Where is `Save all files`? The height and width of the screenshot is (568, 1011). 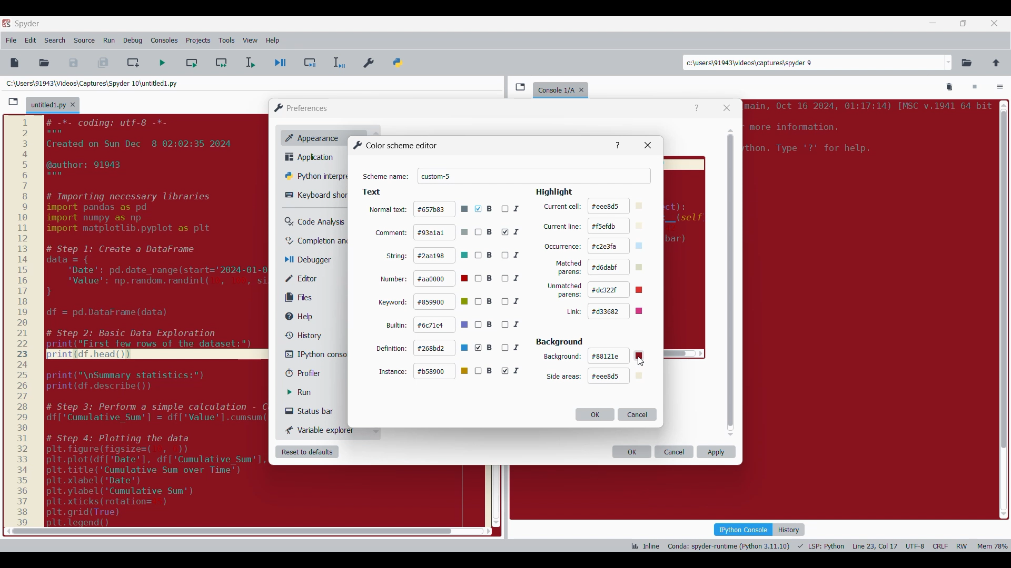 Save all files is located at coordinates (103, 63).